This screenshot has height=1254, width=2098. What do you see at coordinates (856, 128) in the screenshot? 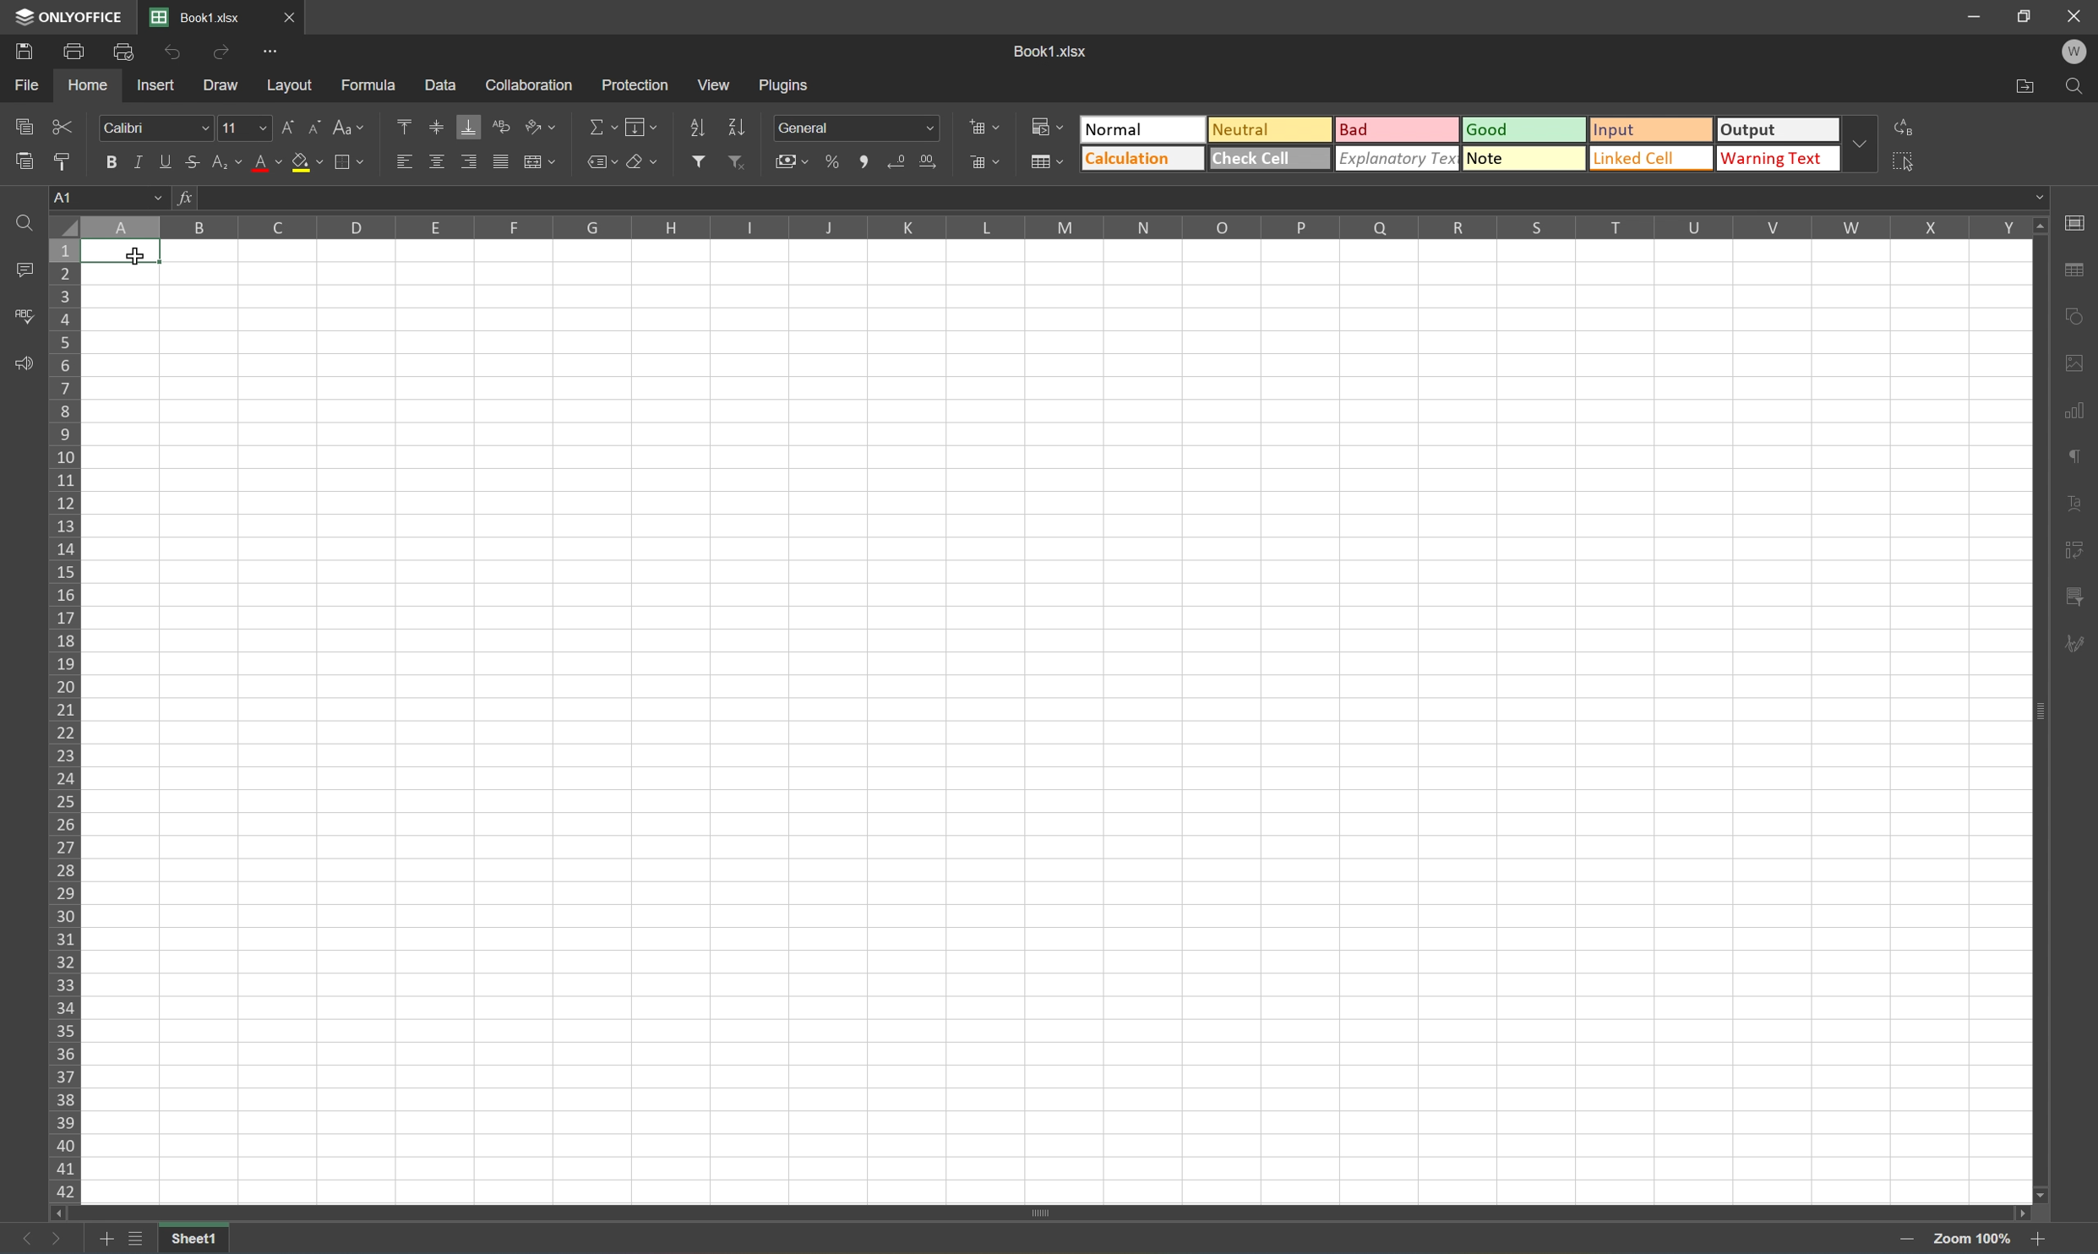
I see `Number formal` at bounding box center [856, 128].